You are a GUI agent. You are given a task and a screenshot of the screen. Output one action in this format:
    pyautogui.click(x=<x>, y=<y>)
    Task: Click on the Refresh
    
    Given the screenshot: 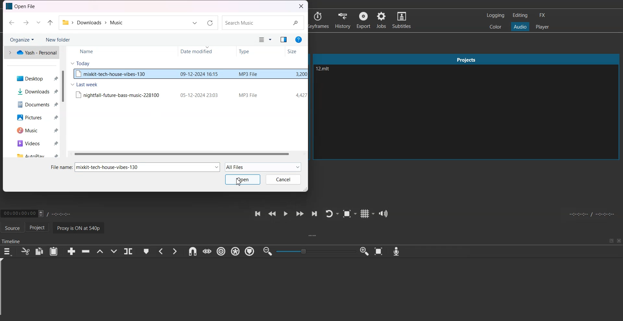 What is the action you would take?
    pyautogui.click(x=210, y=23)
    